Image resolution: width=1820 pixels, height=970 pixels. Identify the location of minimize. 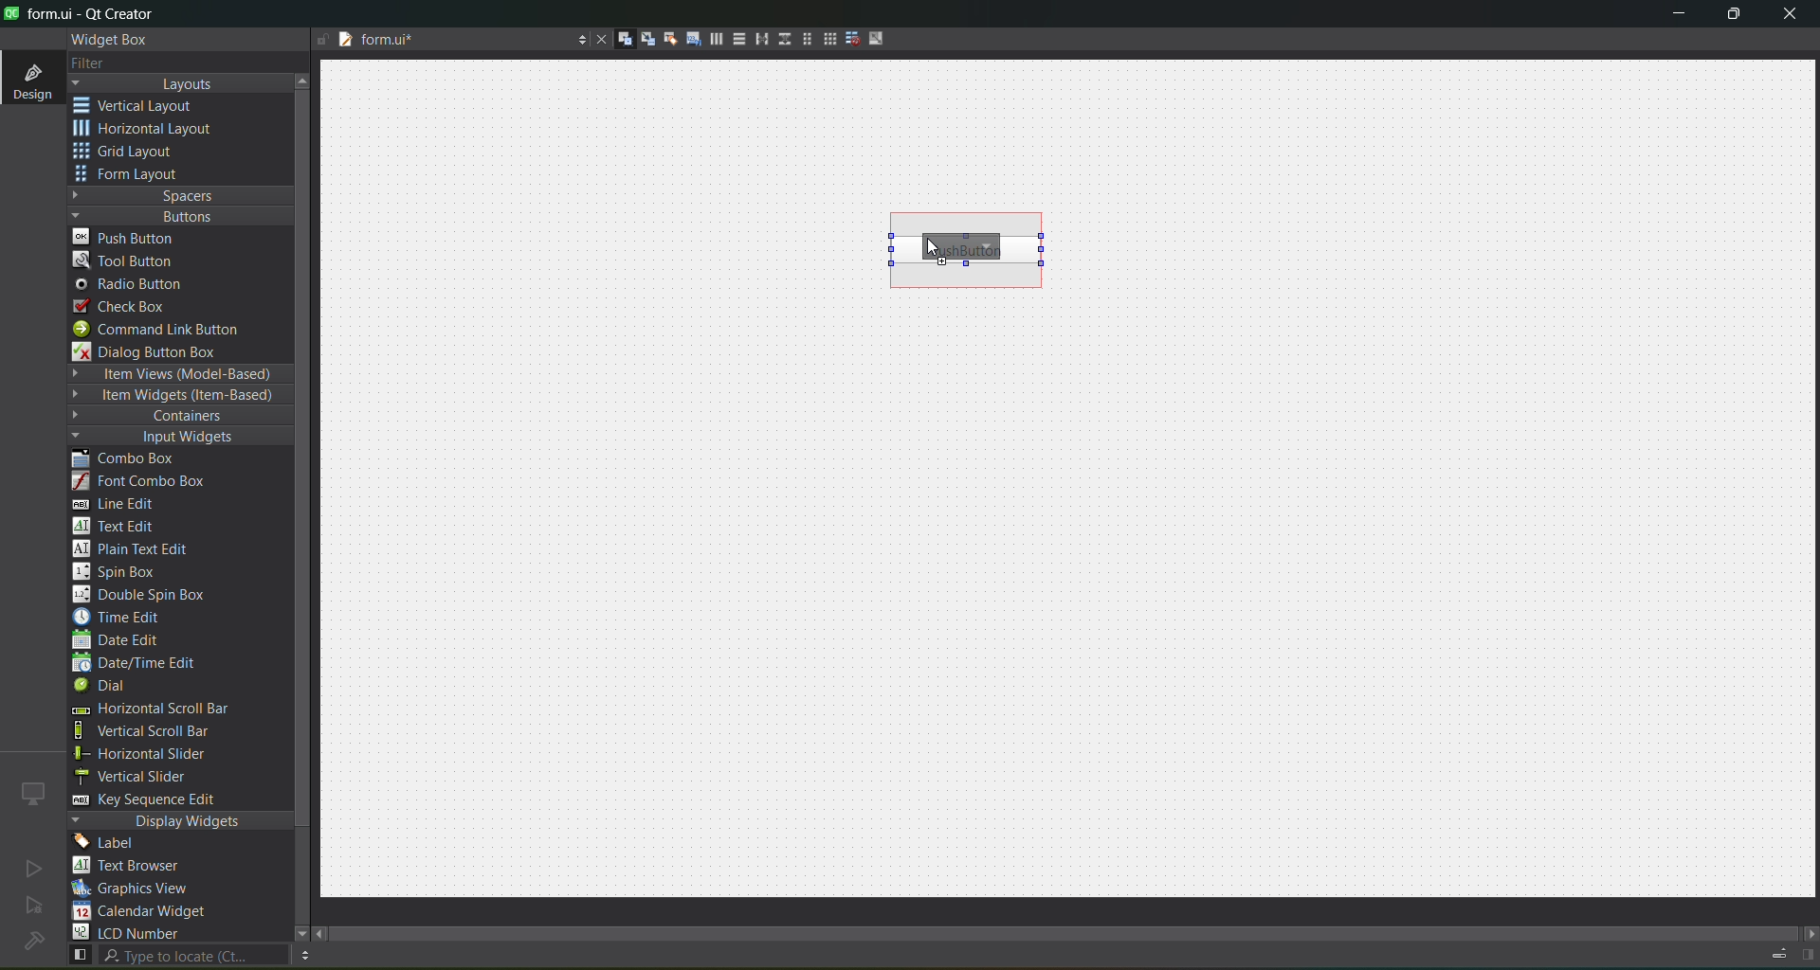
(1679, 17).